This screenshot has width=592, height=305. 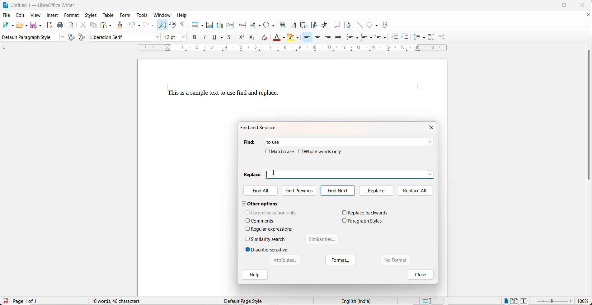 I want to click on zoom slider, so click(x=552, y=301).